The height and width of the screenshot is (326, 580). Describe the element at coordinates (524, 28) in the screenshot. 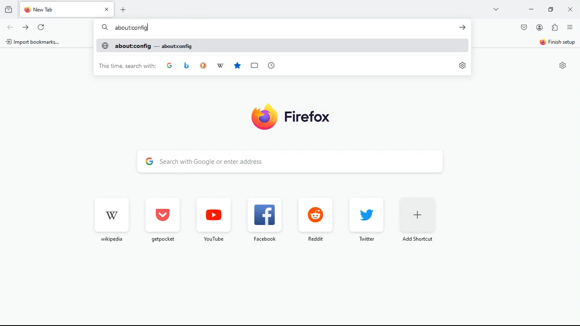

I see `save pocket` at that location.